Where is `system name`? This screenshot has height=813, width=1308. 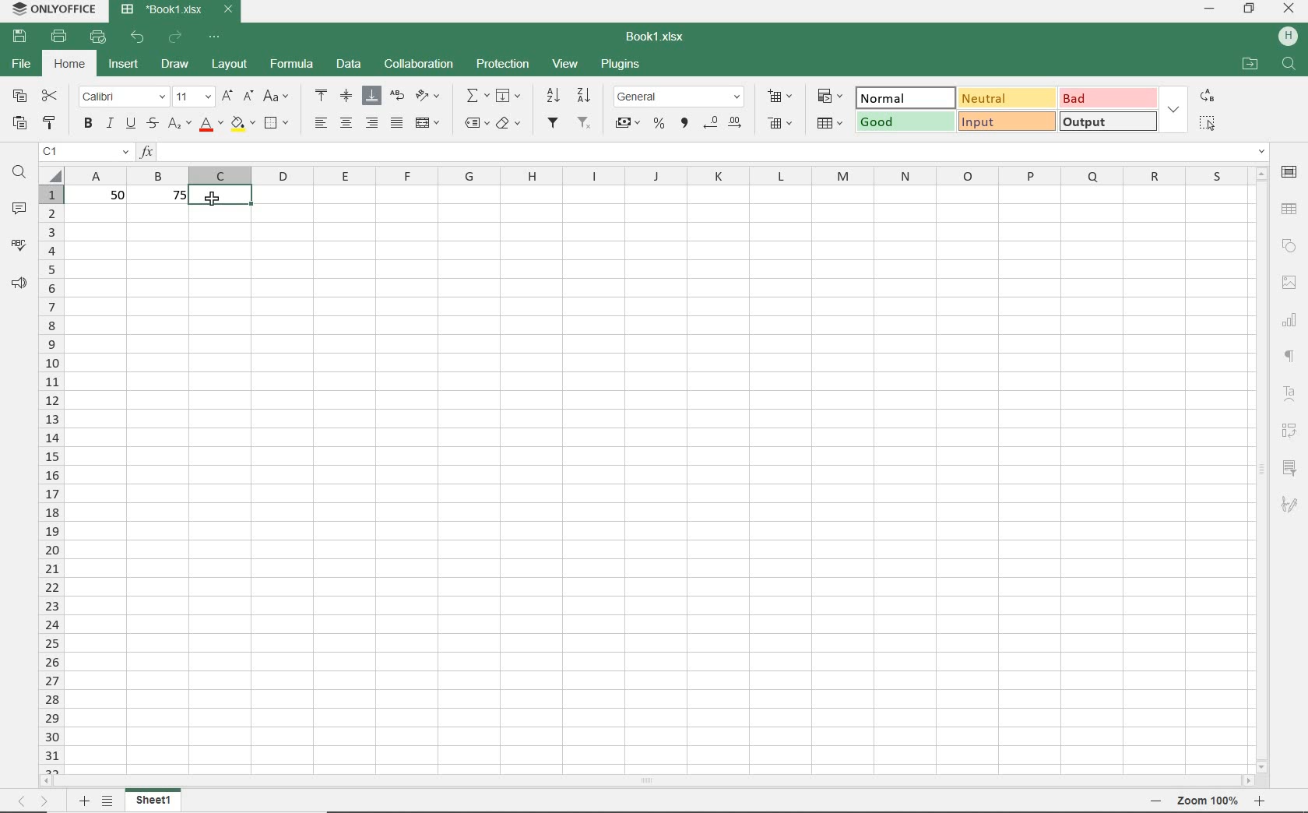
system name is located at coordinates (51, 10).